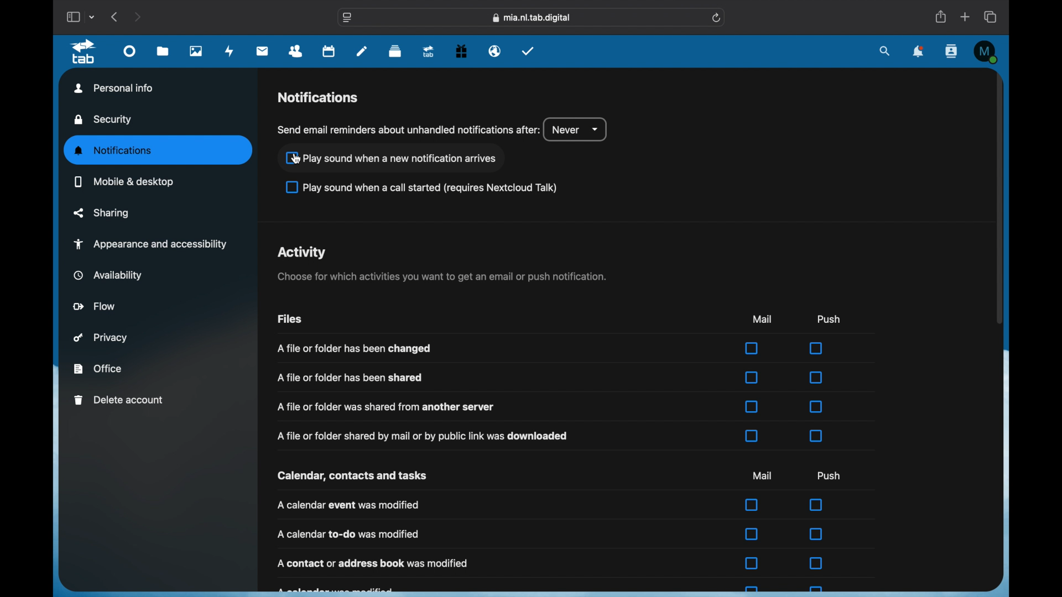  Describe the element at coordinates (991, 17) in the screenshot. I see `show tab overview` at that location.